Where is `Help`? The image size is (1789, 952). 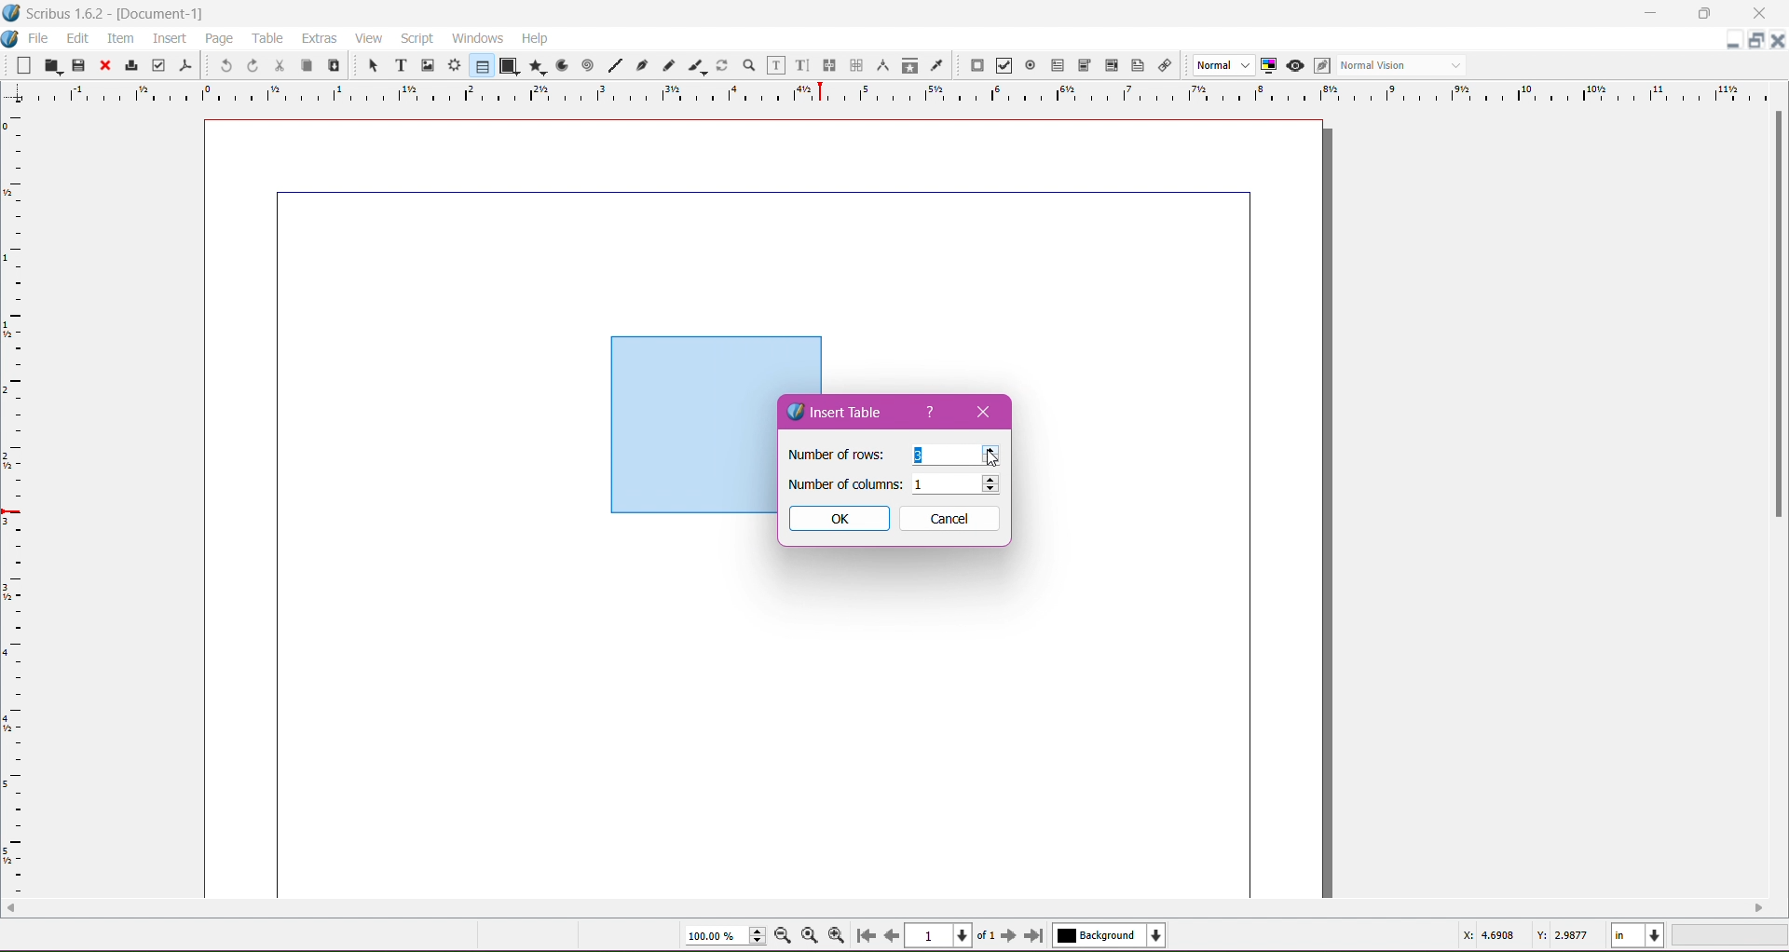
Help is located at coordinates (535, 39).